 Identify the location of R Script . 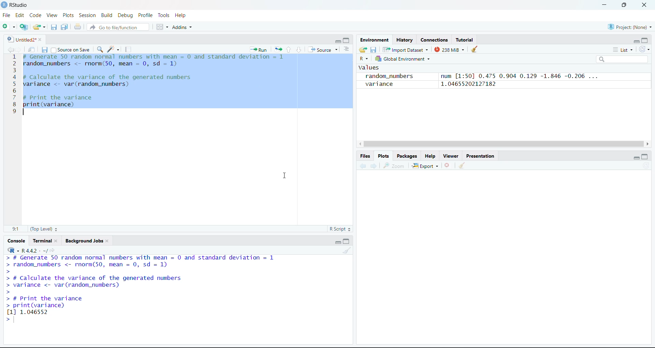
(339, 229).